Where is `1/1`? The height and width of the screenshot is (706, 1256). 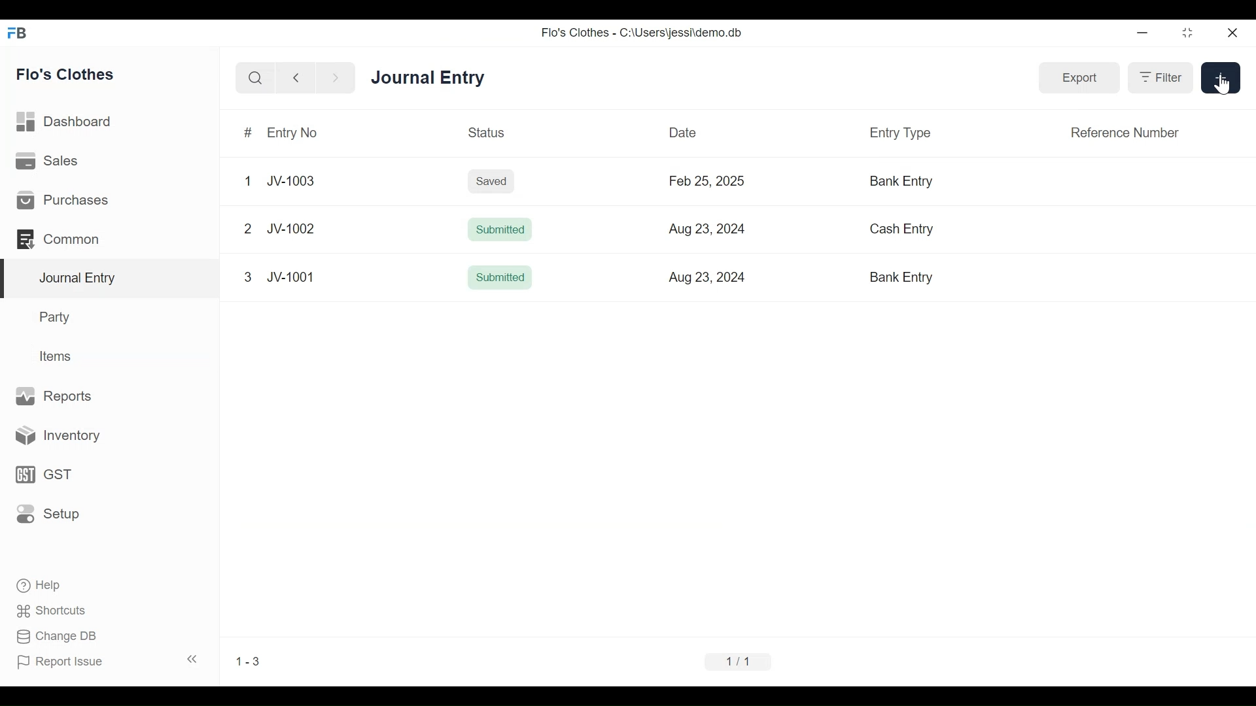
1/1 is located at coordinates (737, 662).